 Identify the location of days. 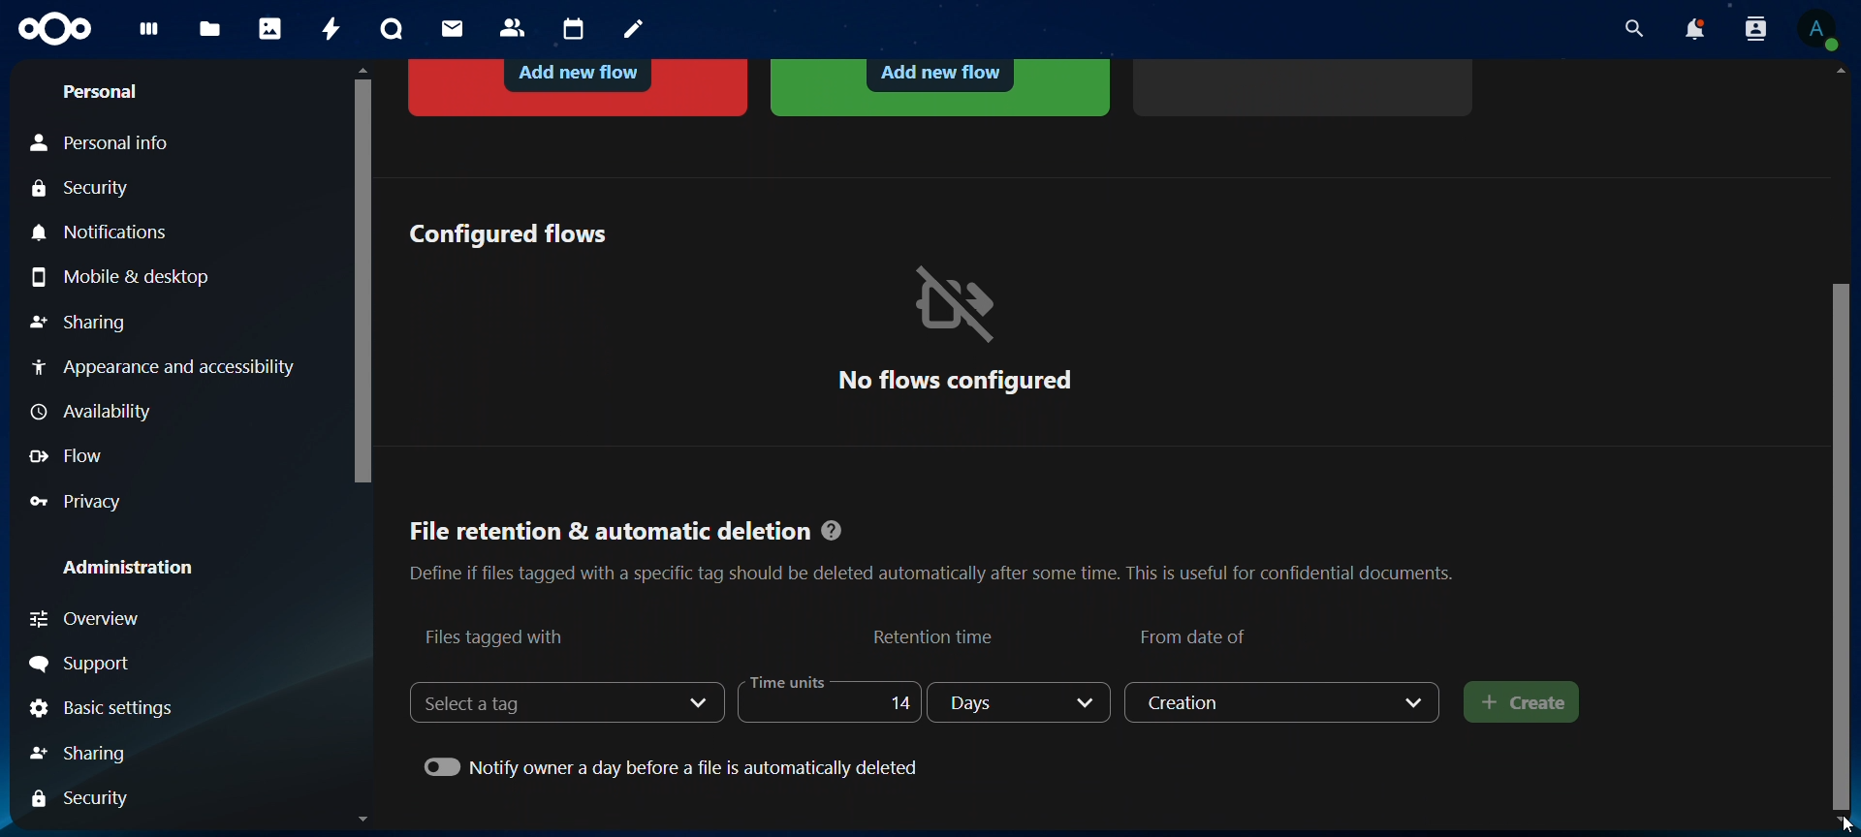
(1022, 703).